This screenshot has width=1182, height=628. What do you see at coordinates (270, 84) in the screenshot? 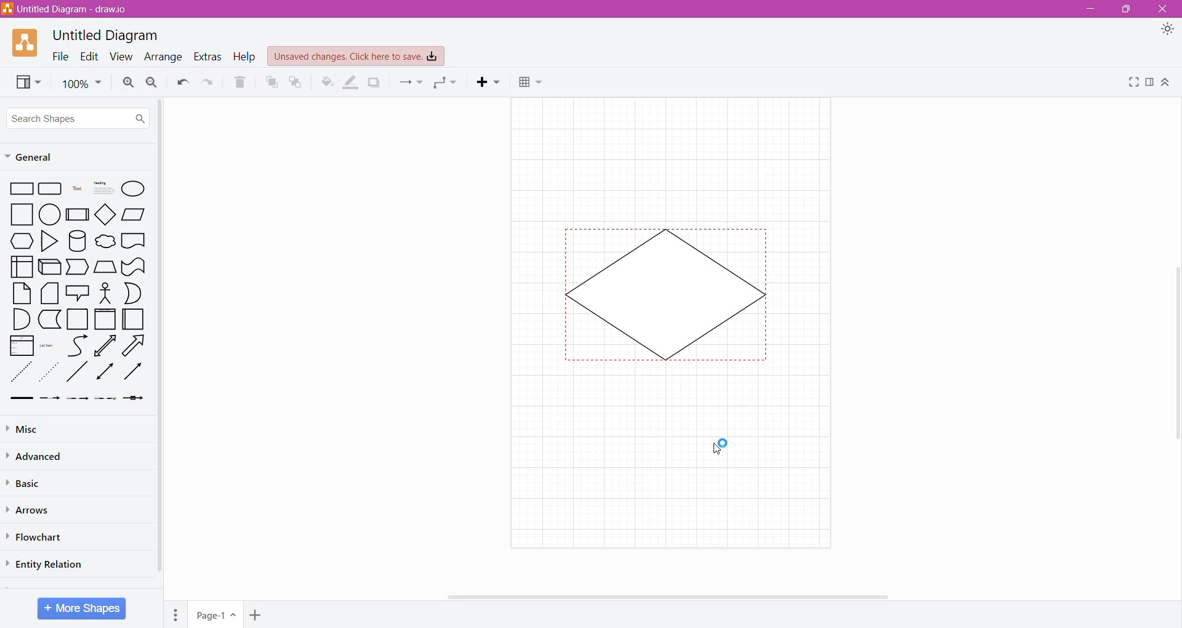
I see `To Front` at bounding box center [270, 84].